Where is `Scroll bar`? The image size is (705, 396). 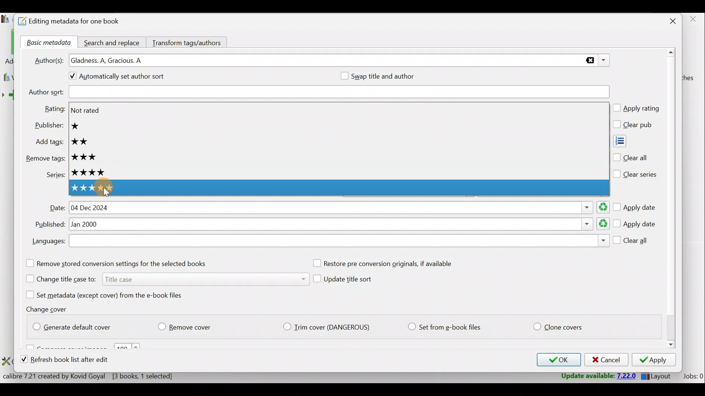 Scroll bar is located at coordinates (672, 199).